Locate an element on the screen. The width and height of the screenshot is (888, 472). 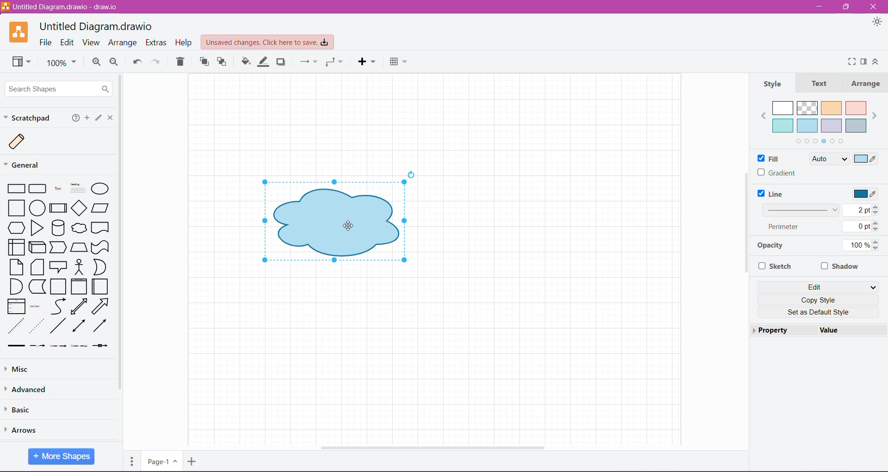
Selected Shape to duplicate is located at coordinates (338, 222).